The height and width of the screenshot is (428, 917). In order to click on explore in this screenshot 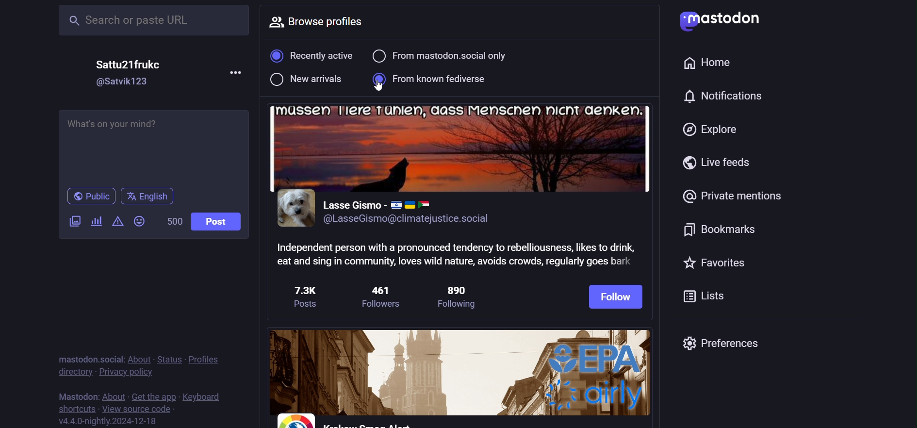, I will do `click(712, 129)`.